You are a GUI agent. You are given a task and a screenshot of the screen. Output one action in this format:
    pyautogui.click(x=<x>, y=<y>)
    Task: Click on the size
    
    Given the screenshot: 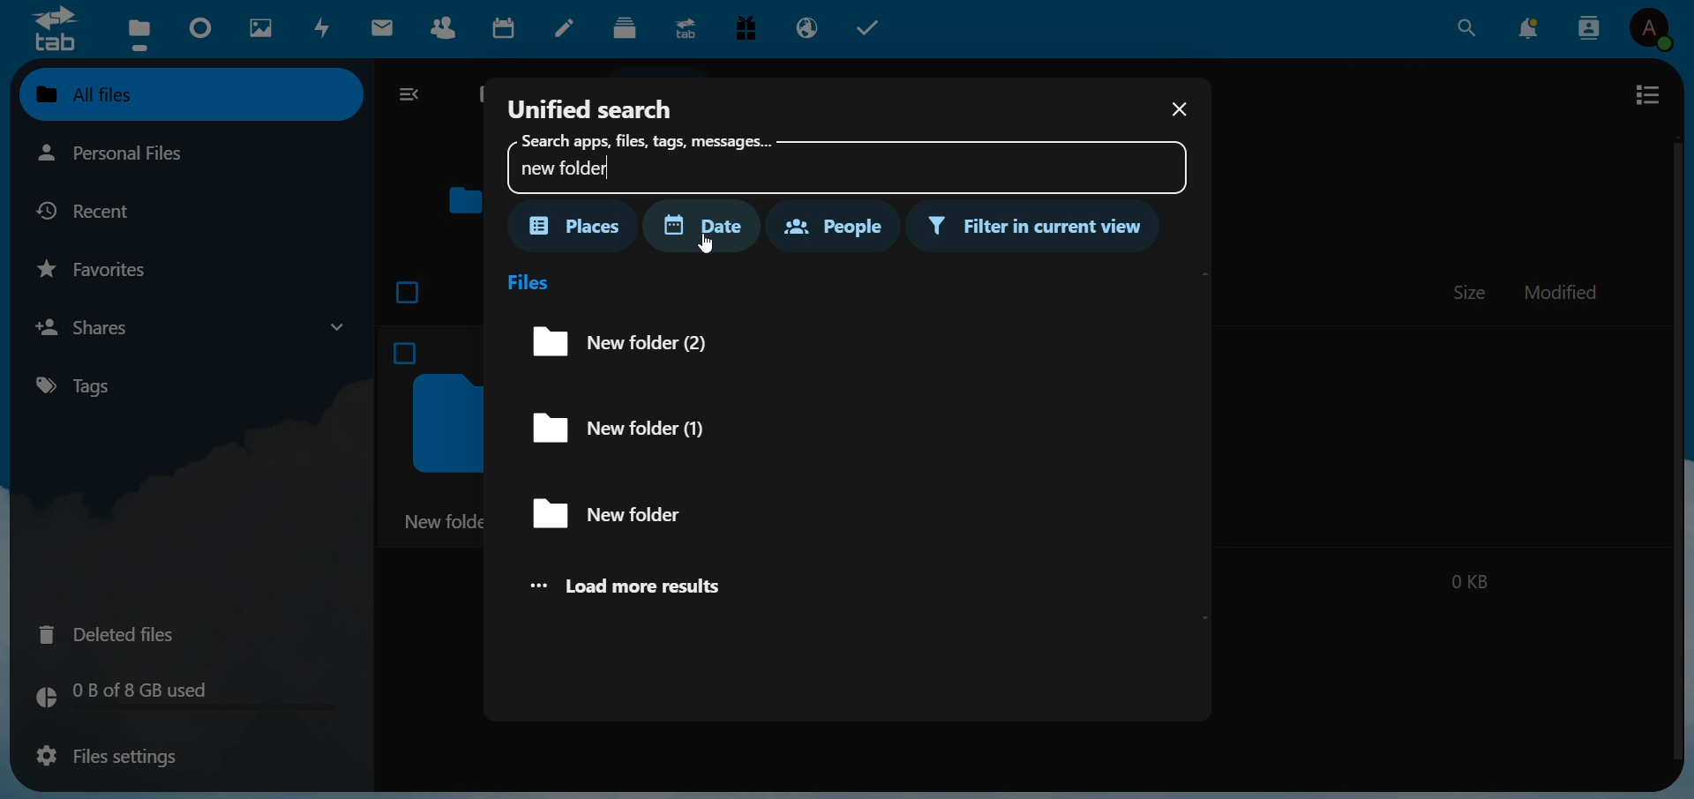 What is the action you would take?
    pyautogui.click(x=1471, y=292)
    